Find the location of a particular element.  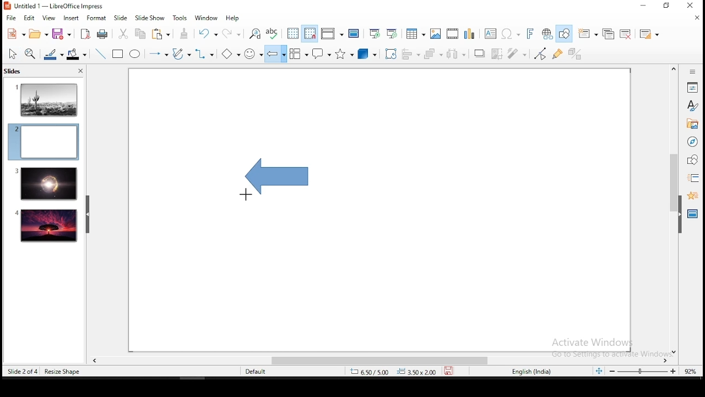

line is located at coordinates (99, 54).